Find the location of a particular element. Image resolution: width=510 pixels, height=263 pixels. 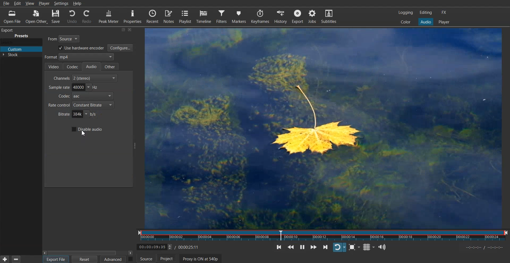

Undo is located at coordinates (72, 17).